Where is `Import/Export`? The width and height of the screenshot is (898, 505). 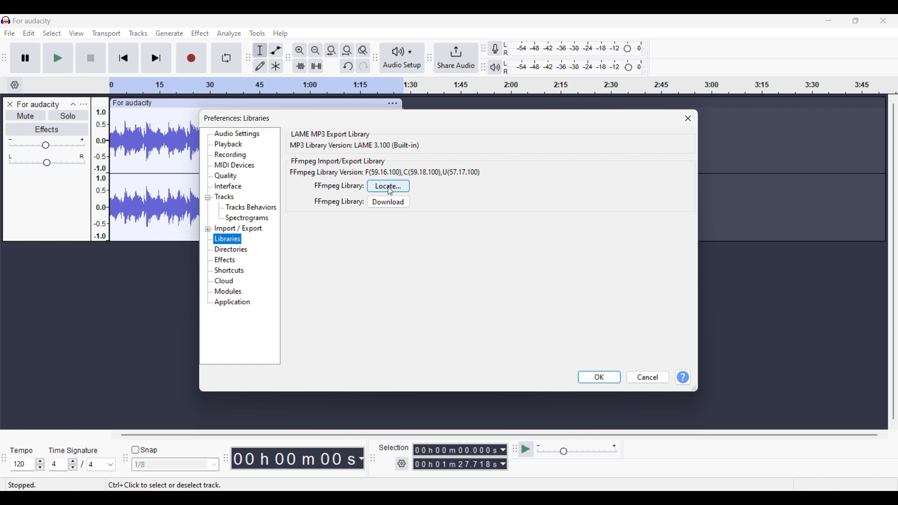 Import/Export is located at coordinates (239, 229).